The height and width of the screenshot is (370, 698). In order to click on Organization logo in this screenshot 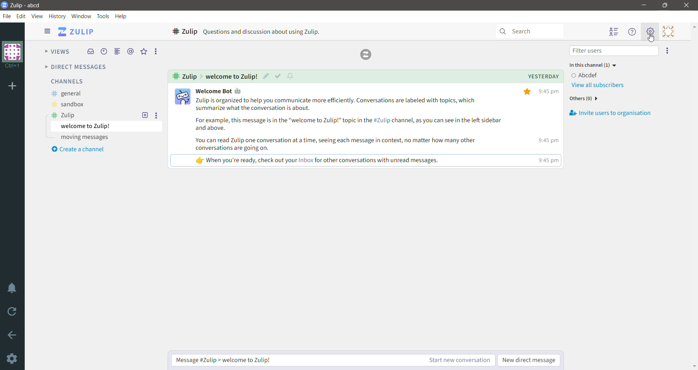, I will do `click(13, 55)`.